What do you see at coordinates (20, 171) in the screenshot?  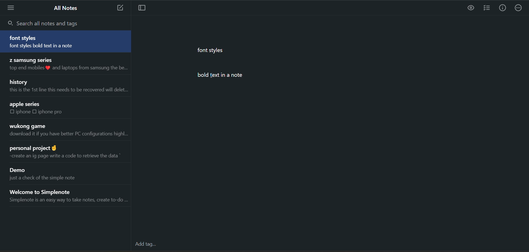 I see `Demo` at bounding box center [20, 171].